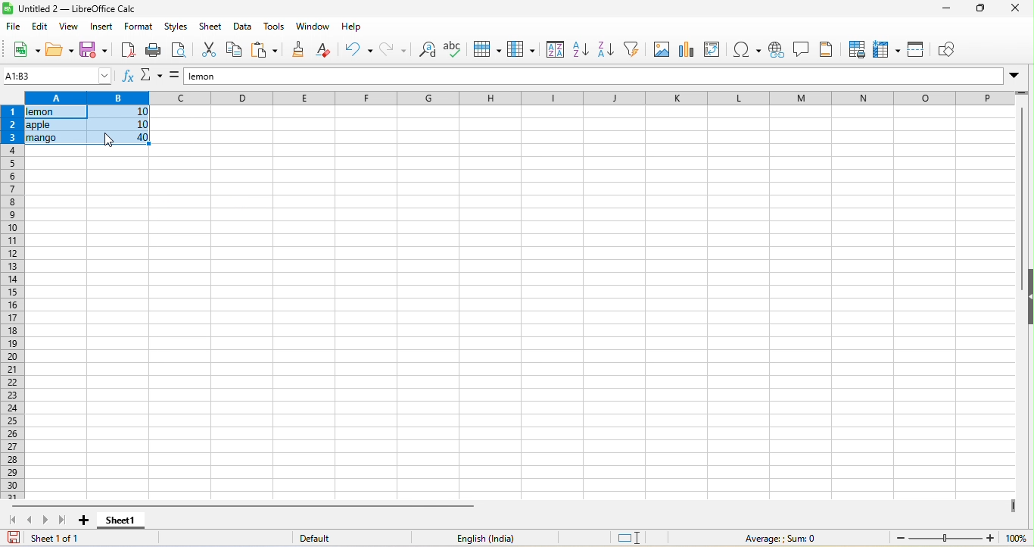 This screenshot has width=1034, height=547. I want to click on print preview, so click(178, 51).